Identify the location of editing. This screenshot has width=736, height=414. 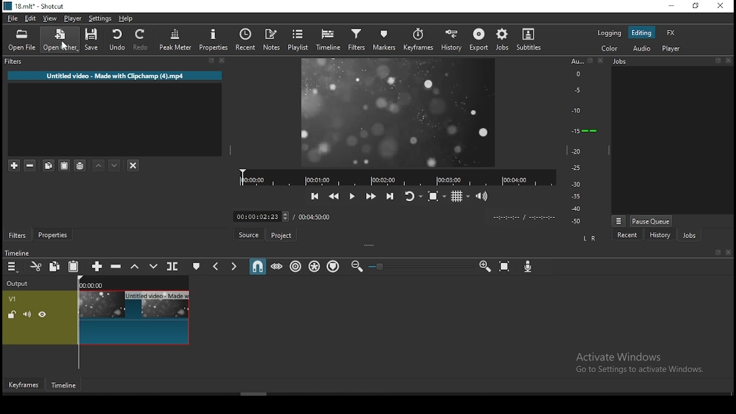
(642, 32).